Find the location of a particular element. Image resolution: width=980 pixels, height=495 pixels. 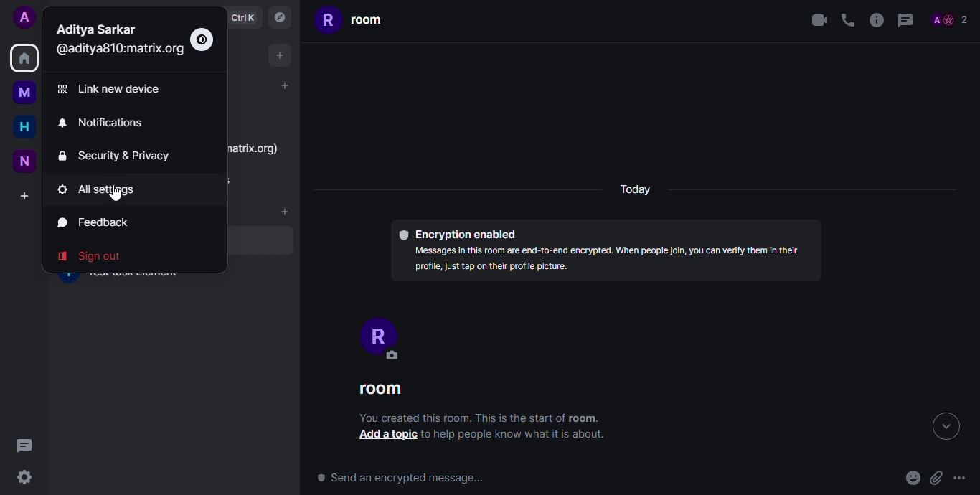

 is located at coordinates (254, 148).